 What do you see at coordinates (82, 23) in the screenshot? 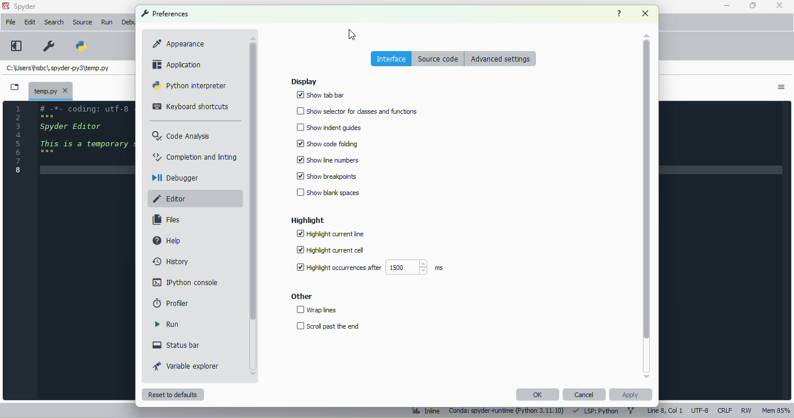
I see `source` at bounding box center [82, 23].